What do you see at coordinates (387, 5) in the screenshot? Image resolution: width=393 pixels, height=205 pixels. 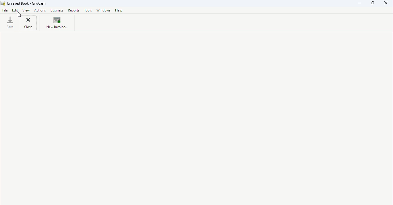 I see `Close` at bounding box center [387, 5].